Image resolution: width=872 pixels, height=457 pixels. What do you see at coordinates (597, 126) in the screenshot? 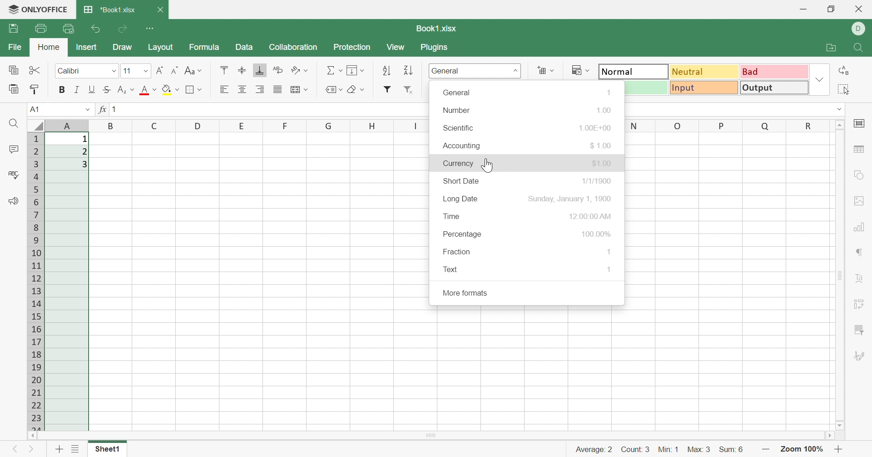
I see `1.00E+100` at bounding box center [597, 126].